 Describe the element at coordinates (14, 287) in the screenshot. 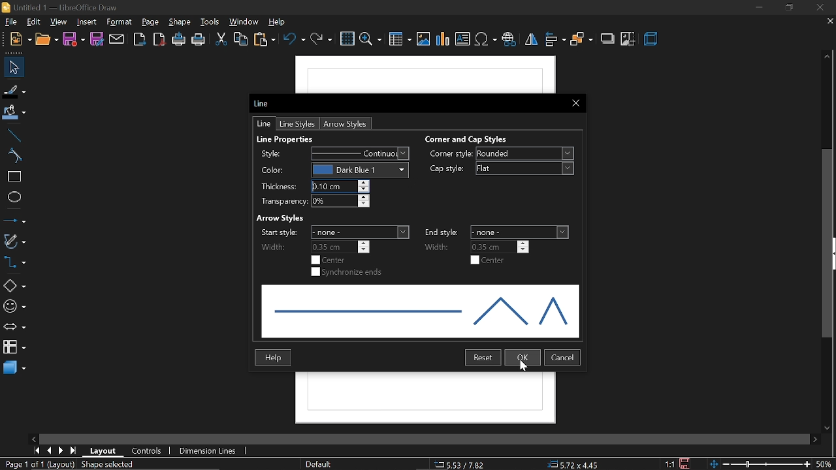

I see `basic shapes` at that location.